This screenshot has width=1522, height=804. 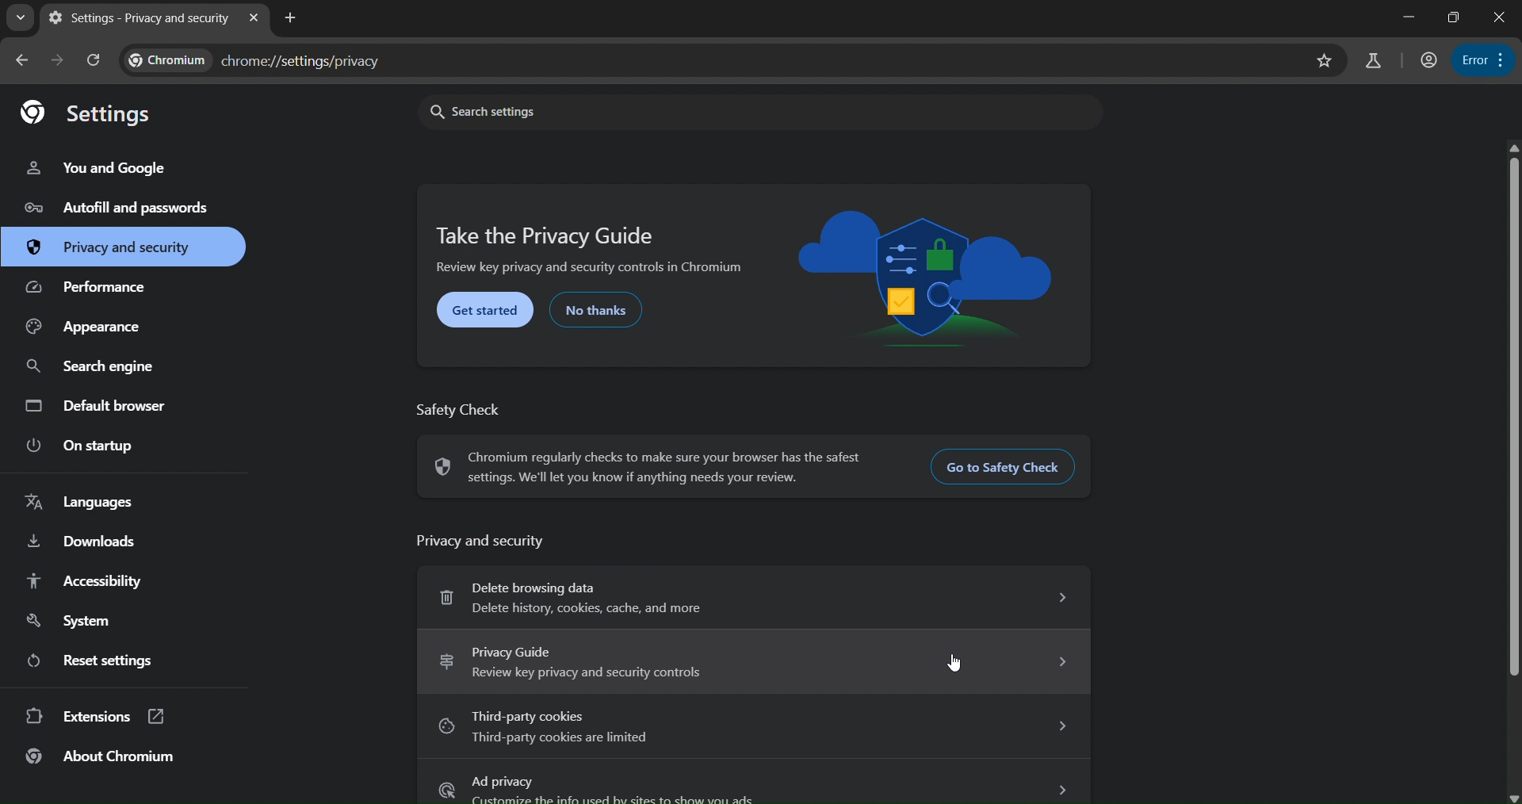 I want to click on privacy and security, so click(x=480, y=538).